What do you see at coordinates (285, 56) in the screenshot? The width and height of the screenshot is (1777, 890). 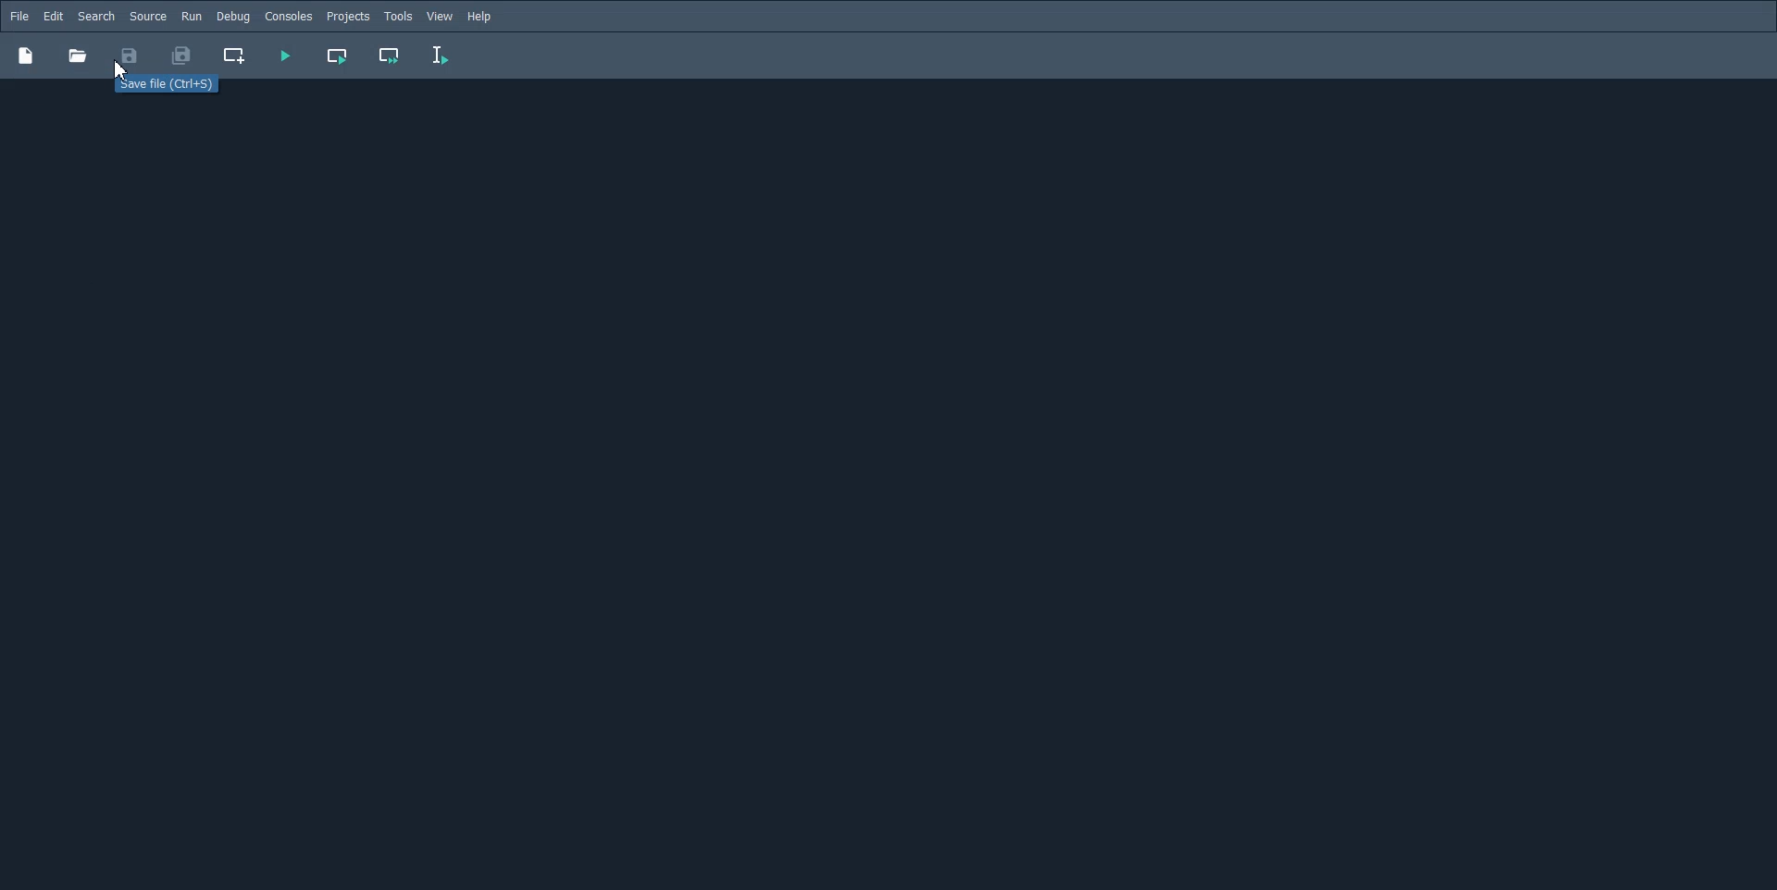 I see `Run File` at bounding box center [285, 56].